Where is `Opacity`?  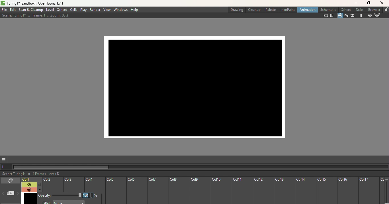
Opacity is located at coordinates (60, 195).